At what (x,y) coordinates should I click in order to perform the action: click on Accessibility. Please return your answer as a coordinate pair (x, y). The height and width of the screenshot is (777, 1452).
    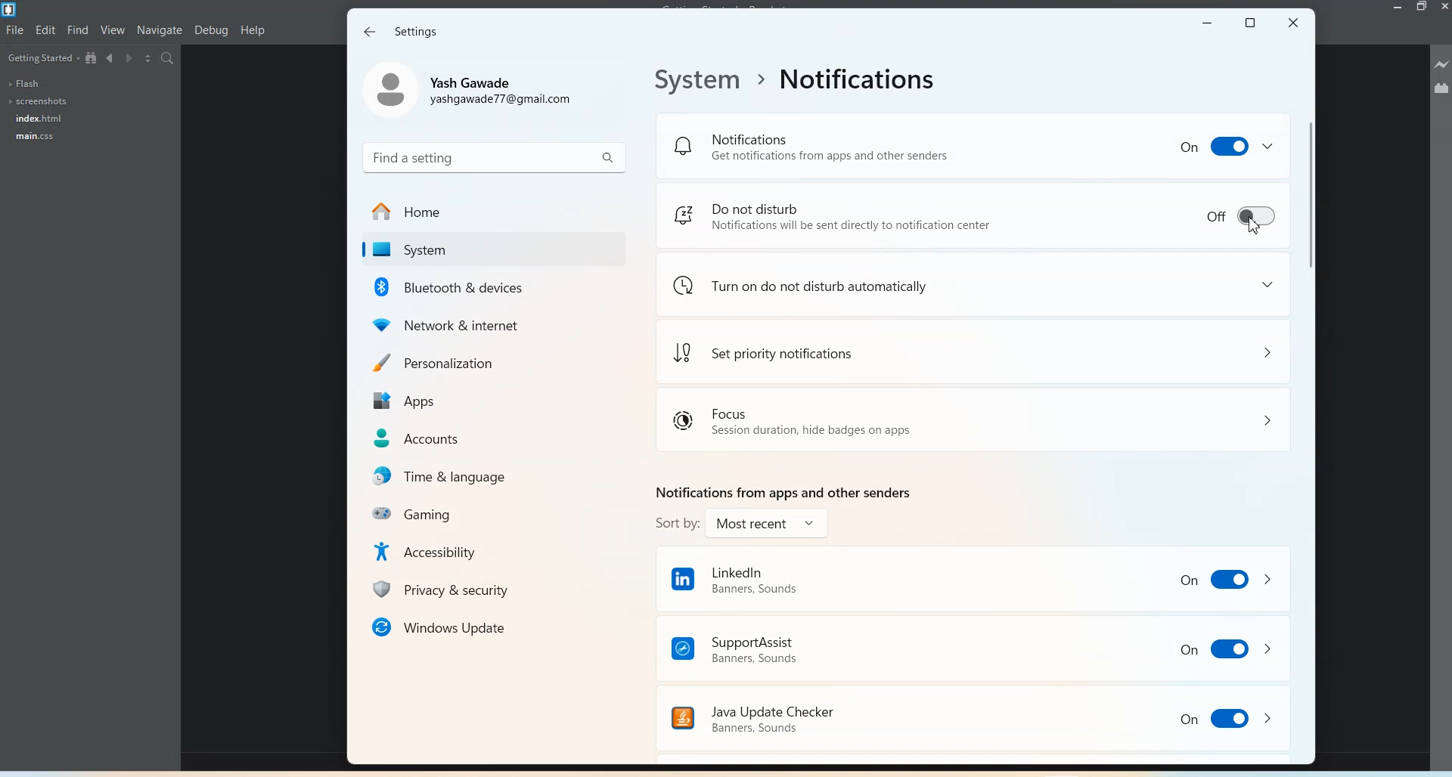
    Looking at the image, I should click on (488, 551).